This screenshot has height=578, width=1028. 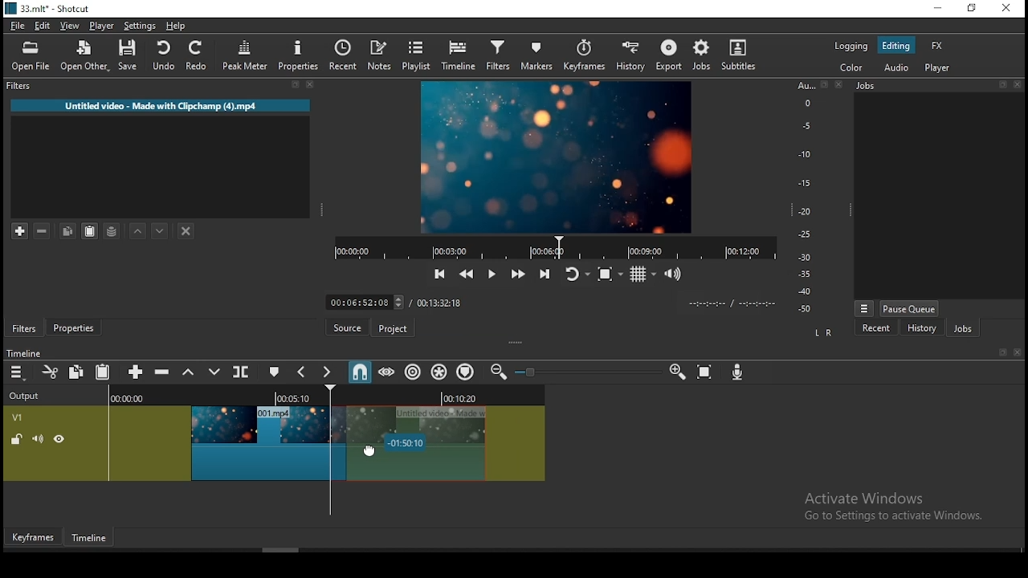 I want to click on add a filter, so click(x=17, y=231).